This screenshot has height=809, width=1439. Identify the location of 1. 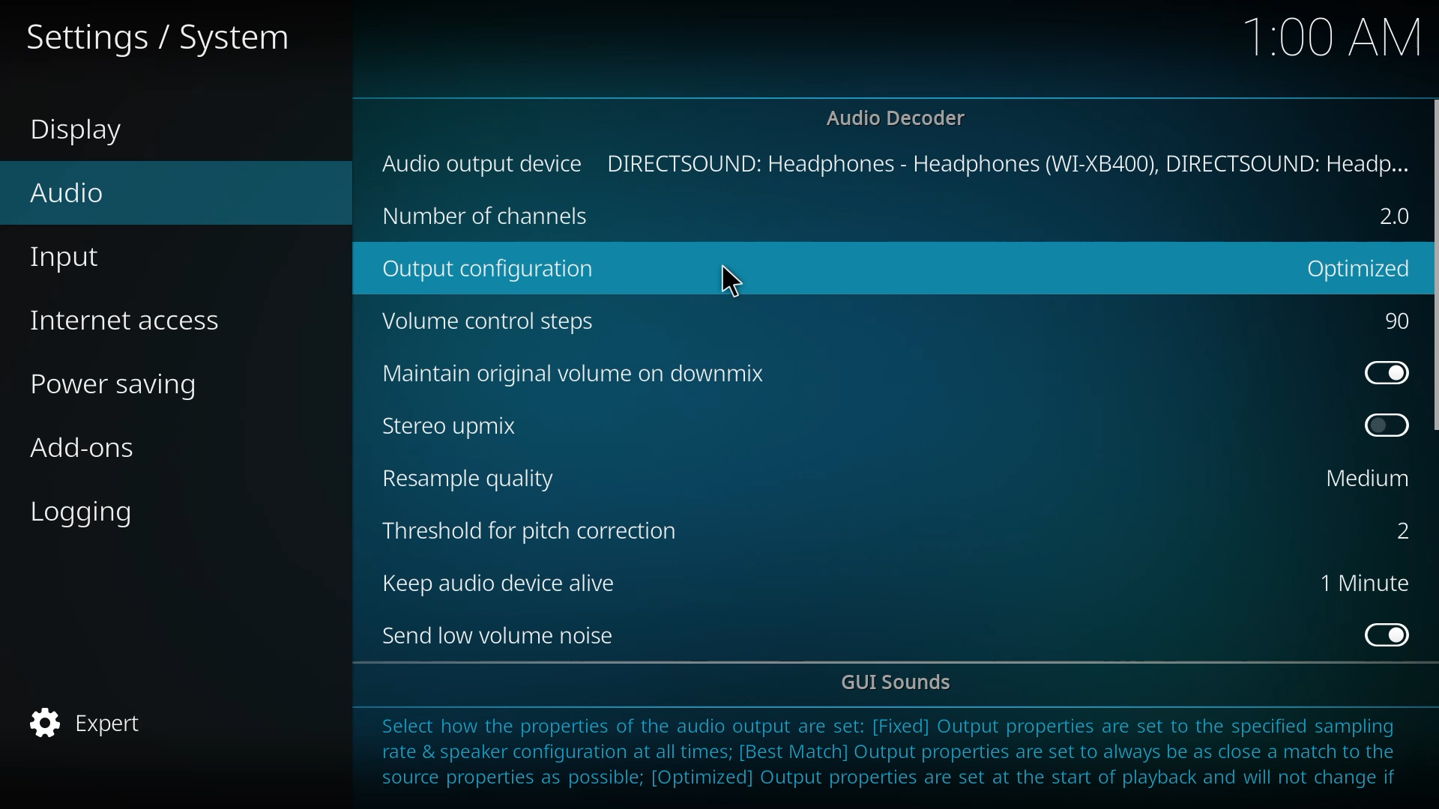
(1360, 582).